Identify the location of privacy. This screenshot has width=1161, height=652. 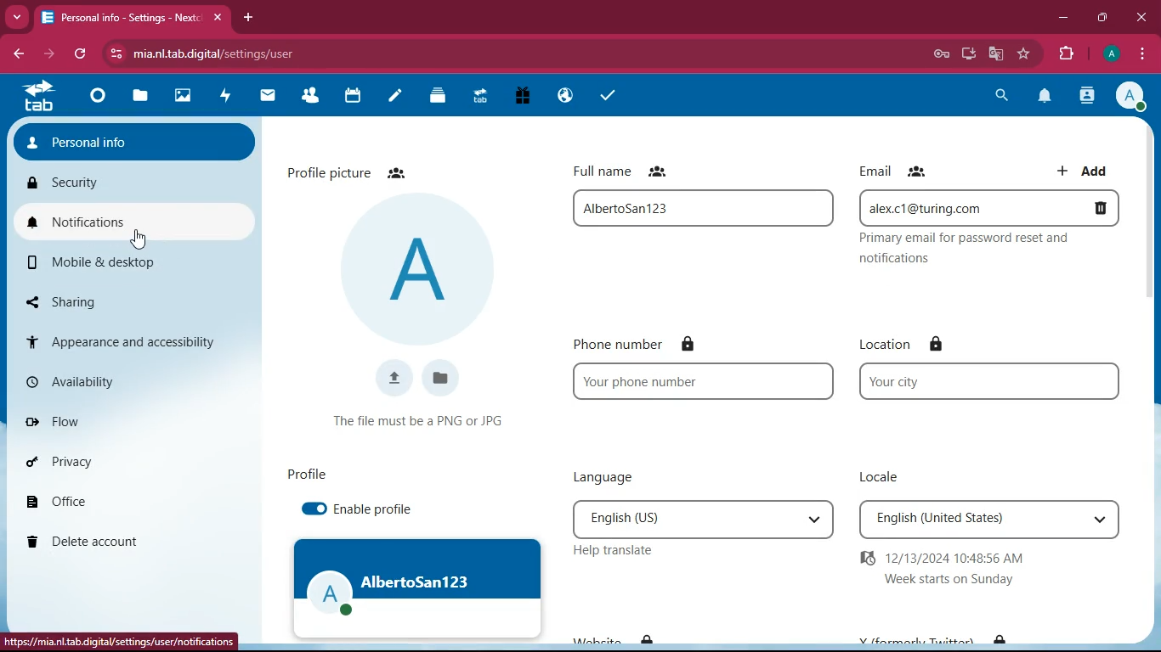
(132, 458).